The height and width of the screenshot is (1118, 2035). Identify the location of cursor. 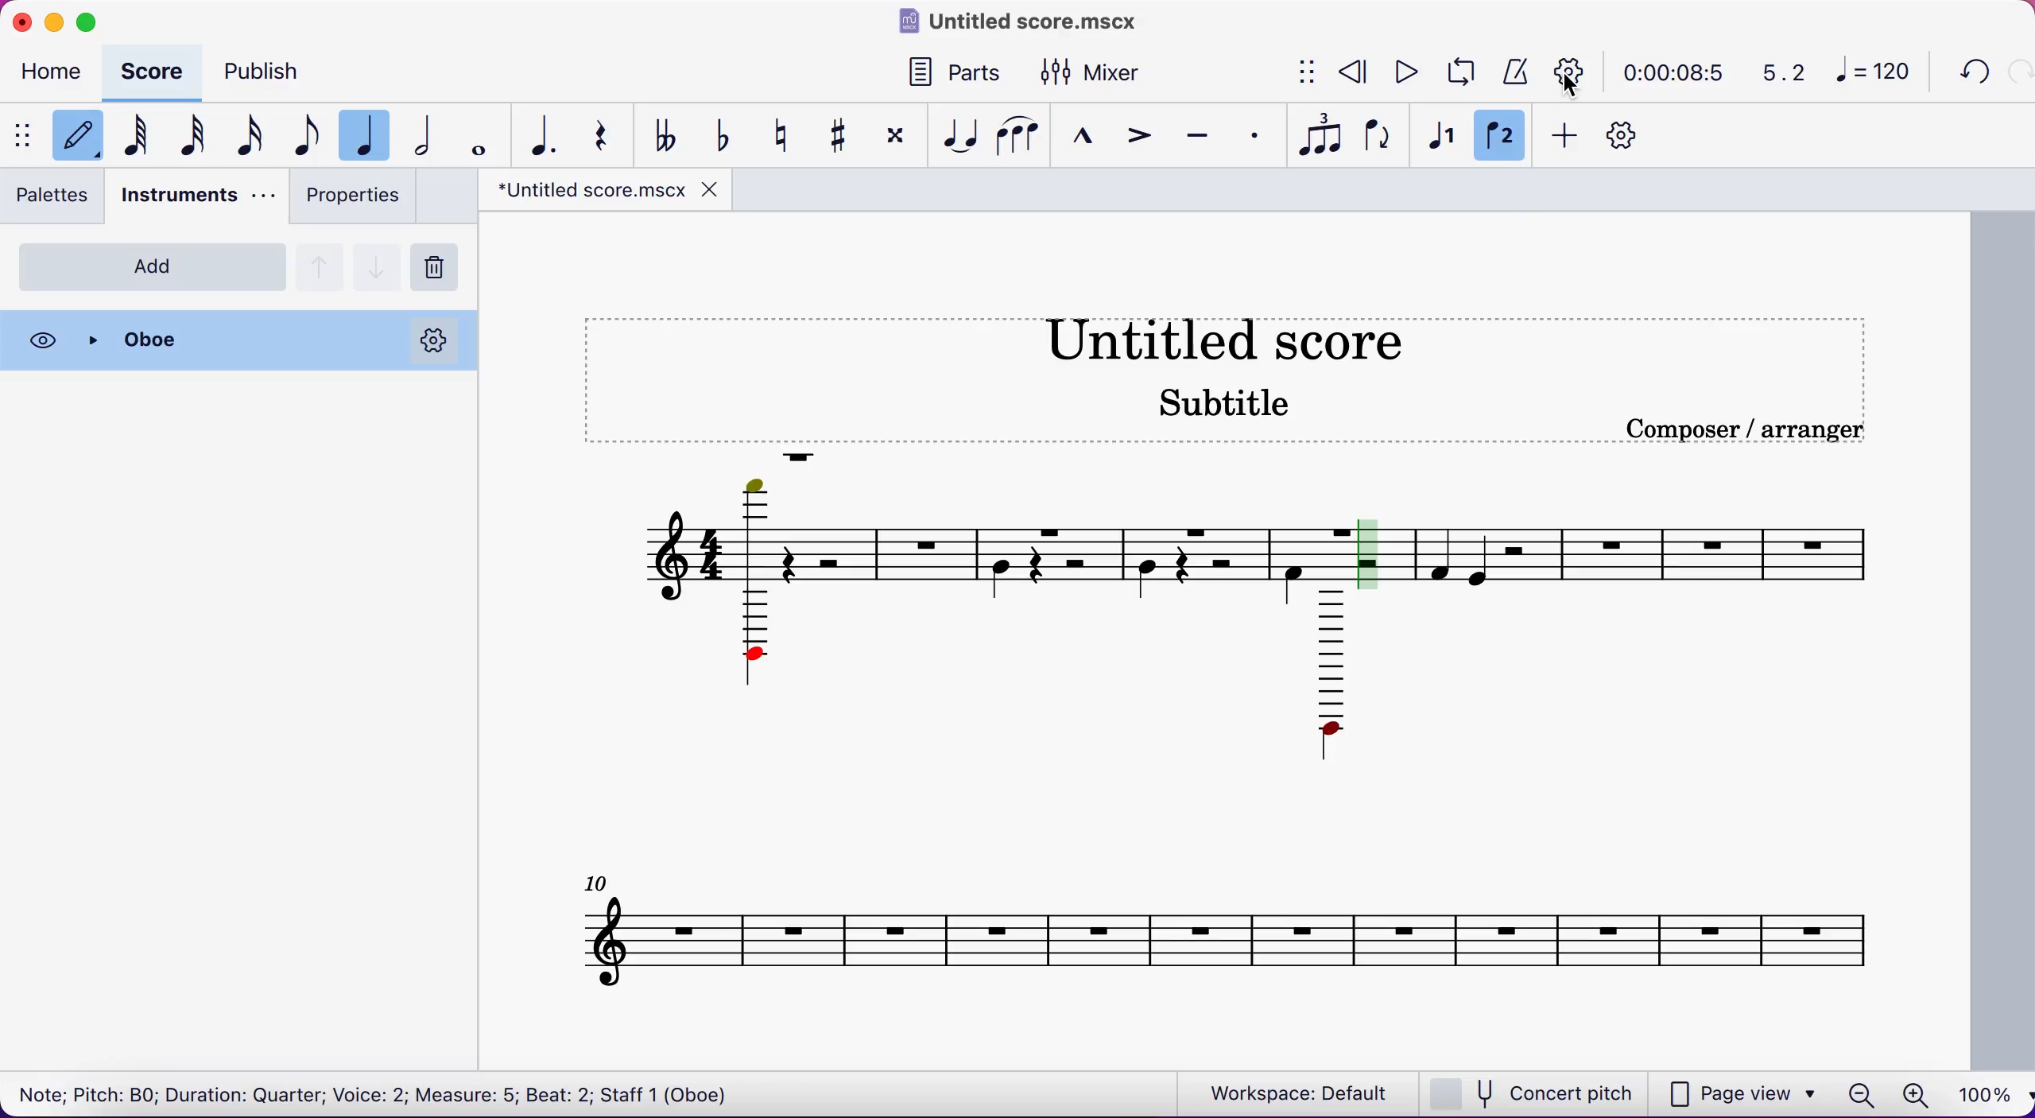
(1572, 85).